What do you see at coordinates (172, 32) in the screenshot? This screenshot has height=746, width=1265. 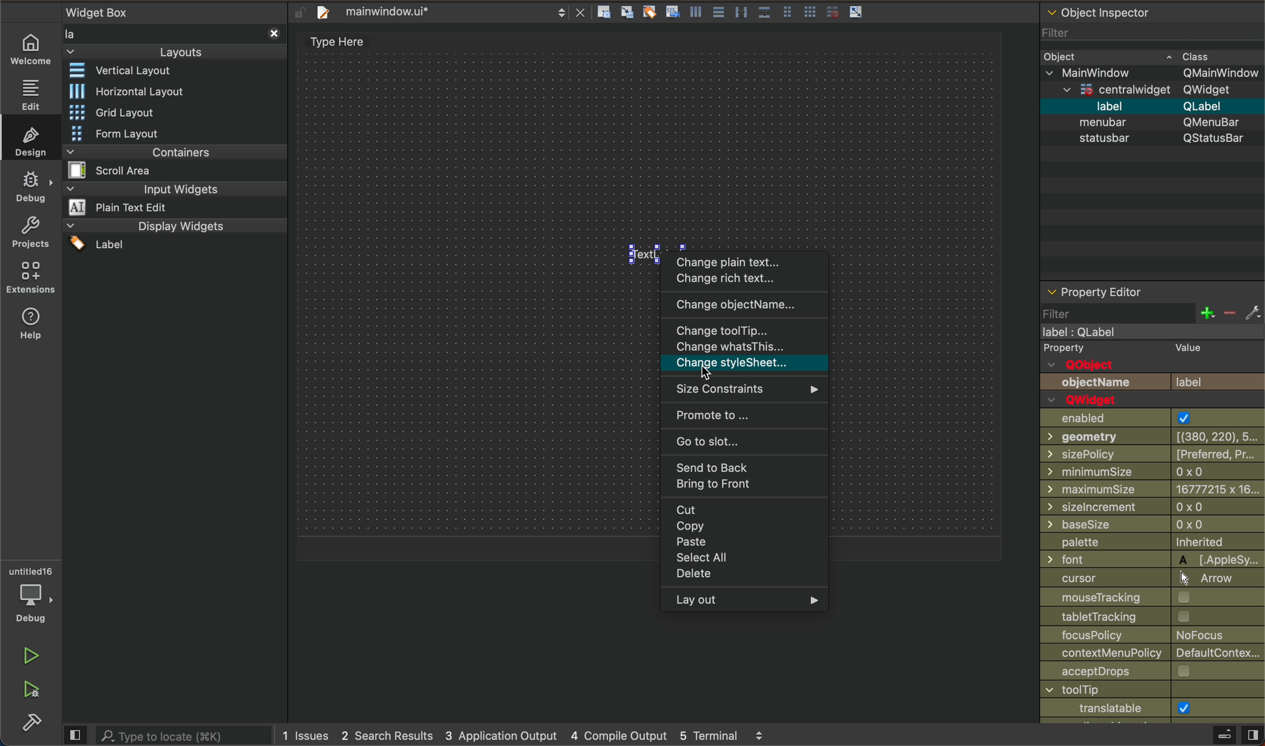 I see `widget box` at bounding box center [172, 32].